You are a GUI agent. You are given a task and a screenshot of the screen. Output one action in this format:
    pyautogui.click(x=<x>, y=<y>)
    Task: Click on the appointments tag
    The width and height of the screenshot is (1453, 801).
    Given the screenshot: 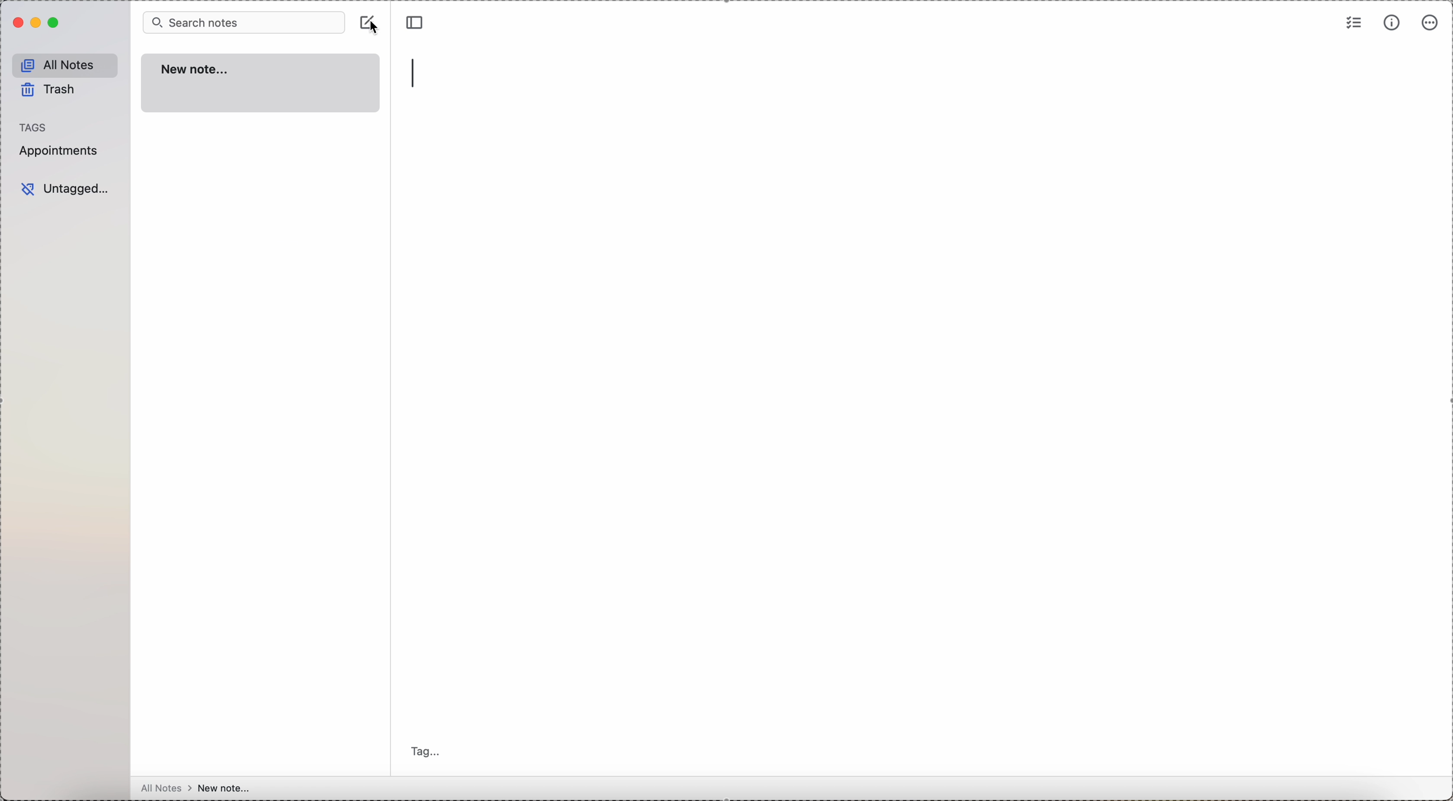 What is the action you would take?
    pyautogui.click(x=59, y=152)
    